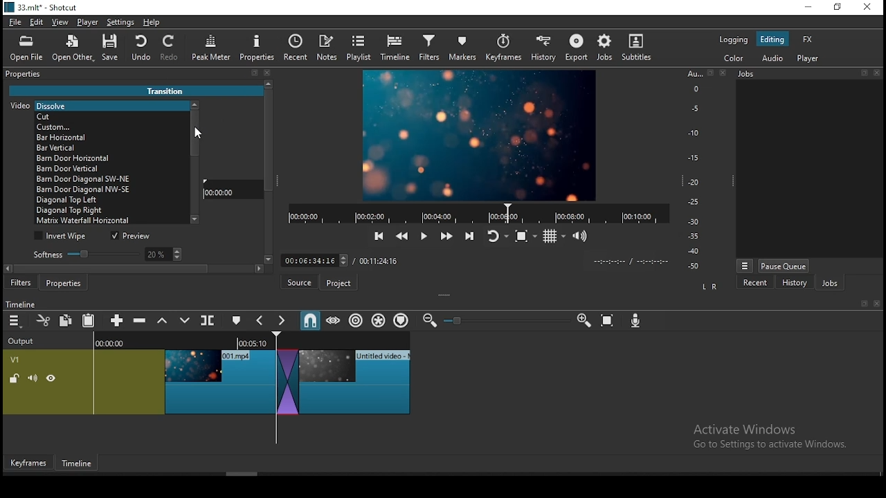 The width and height of the screenshot is (886, 498). I want to click on Jobs, so click(752, 76).